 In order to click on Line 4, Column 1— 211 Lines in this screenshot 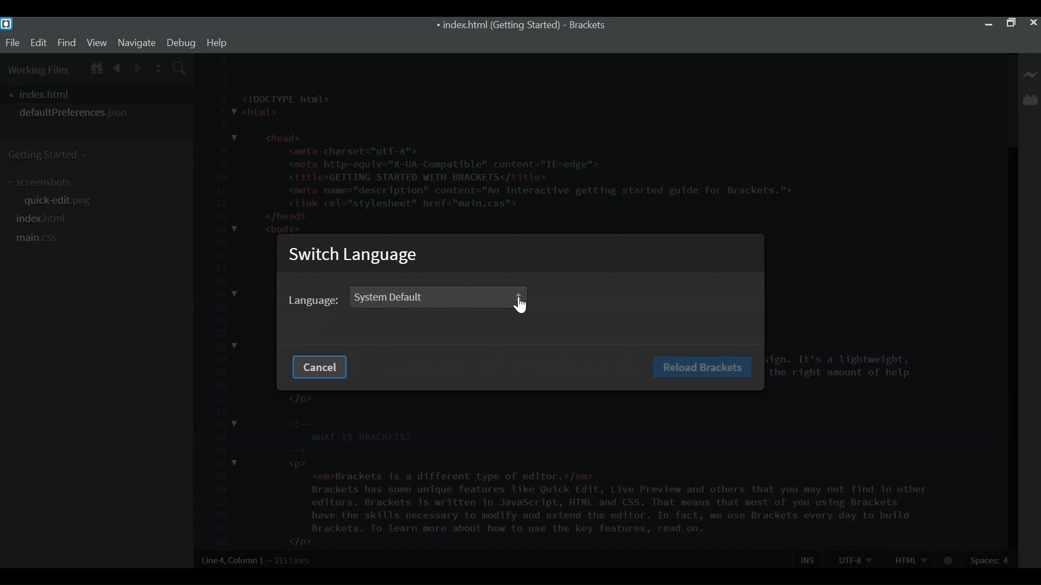, I will do `click(257, 560)`.